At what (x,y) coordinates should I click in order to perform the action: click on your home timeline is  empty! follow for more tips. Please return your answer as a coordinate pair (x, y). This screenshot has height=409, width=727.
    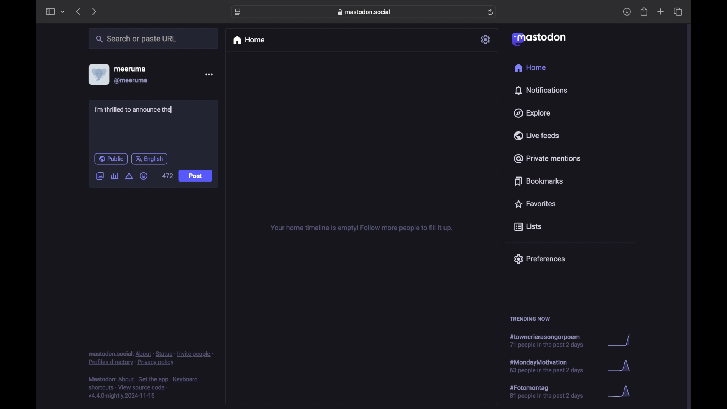
    Looking at the image, I should click on (360, 228).